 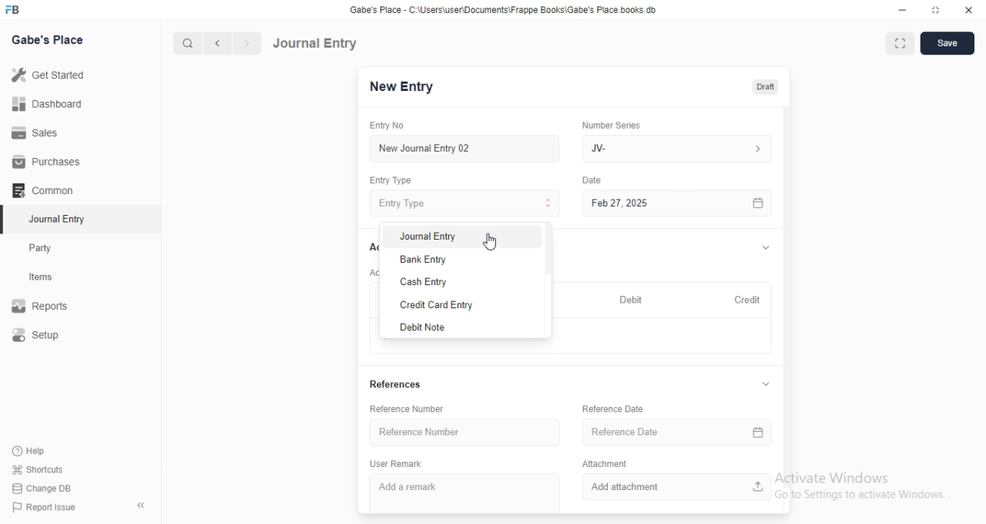 What do you see at coordinates (424, 281) in the screenshot?
I see `Cash Entry` at bounding box center [424, 281].